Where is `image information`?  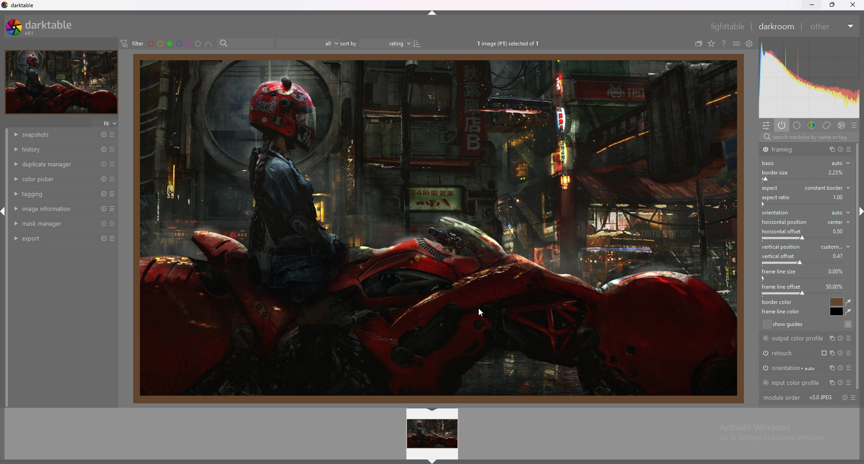 image information is located at coordinates (54, 208).